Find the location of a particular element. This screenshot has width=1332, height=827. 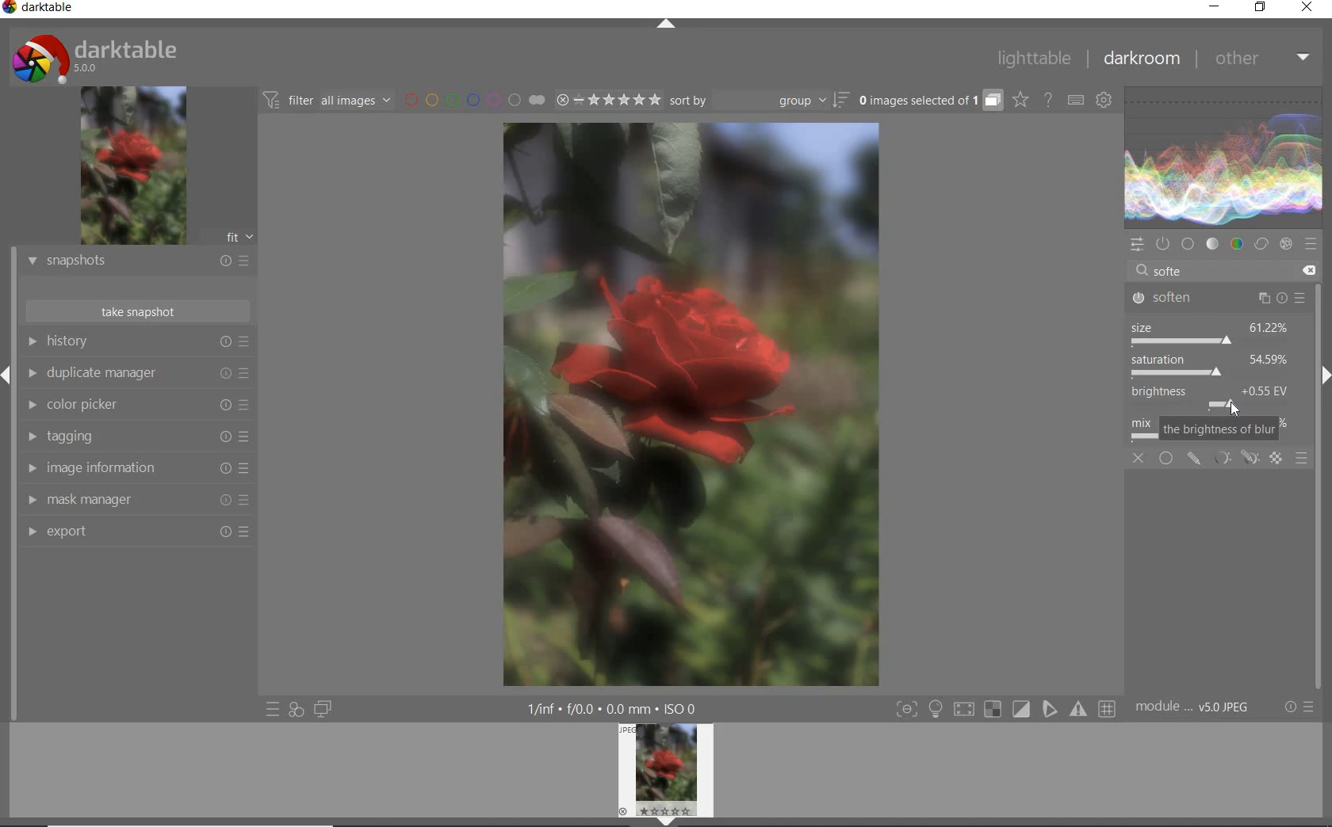

presets is located at coordinates (1310, 242).